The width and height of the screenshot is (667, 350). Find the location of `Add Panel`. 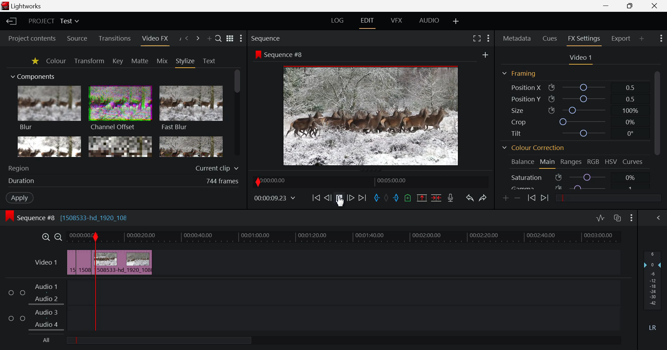

Add Panel is located at coordinates (209, 38).